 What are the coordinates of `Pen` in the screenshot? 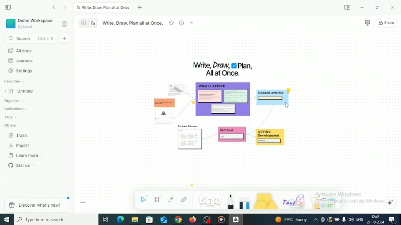 It's located at (230, 202).